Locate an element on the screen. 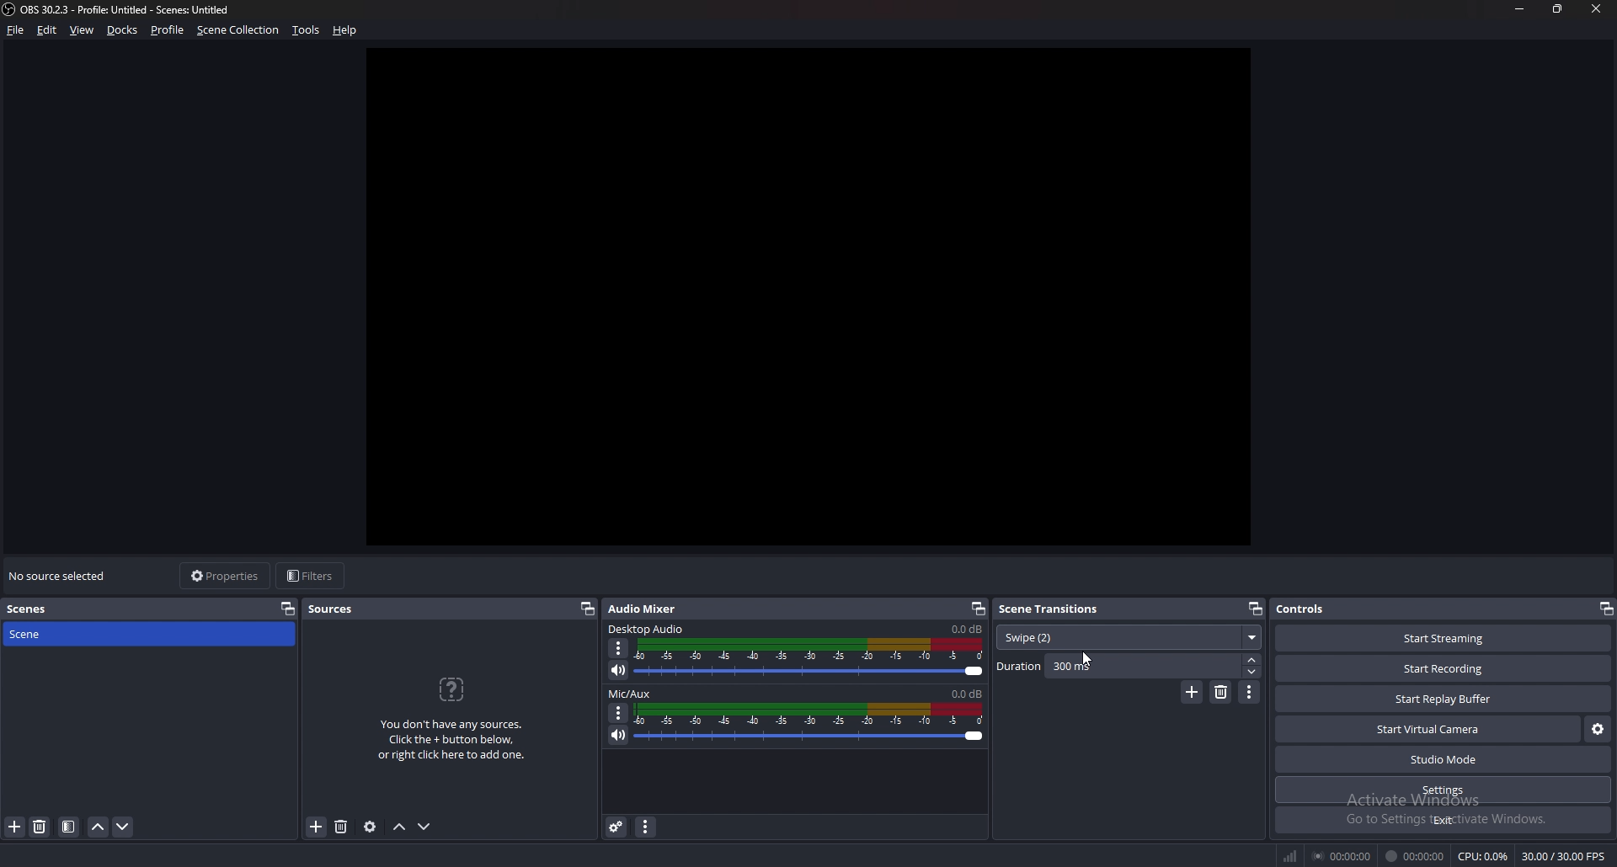 This screenshot has width=1617, height=867. duration is located at coordinates (1118, 666).